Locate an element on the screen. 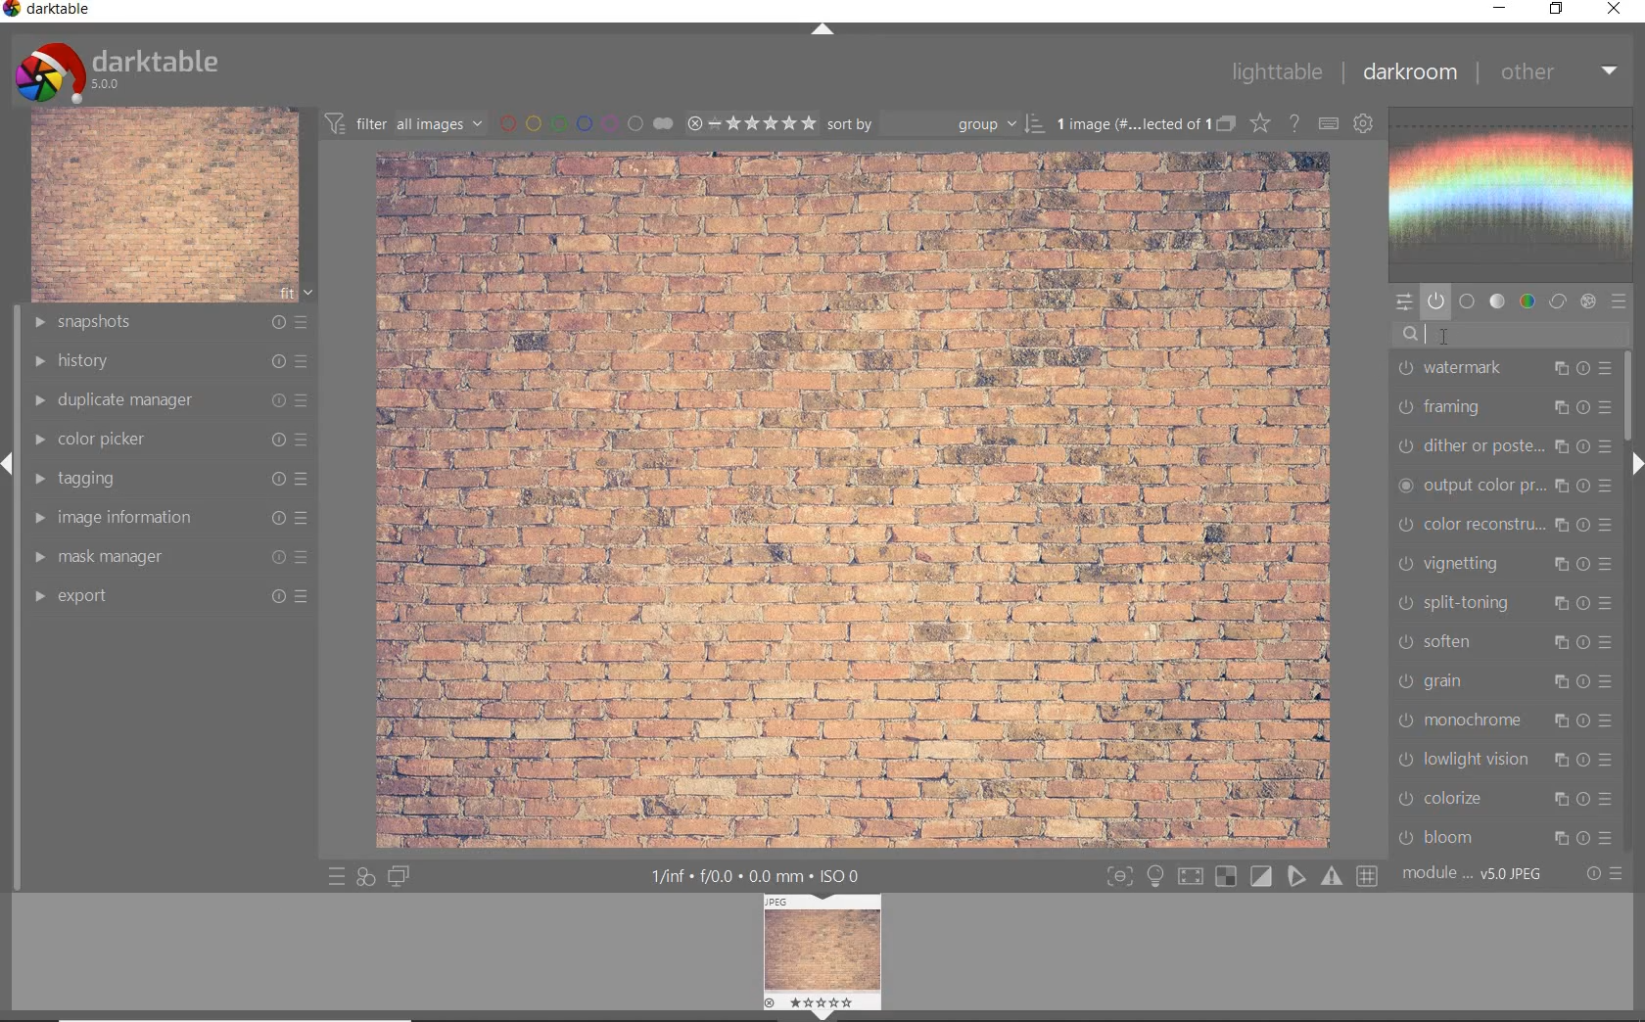 The height and width of the screenshot is (1022, 1645). mask manager is located at coordinates (169, 556).